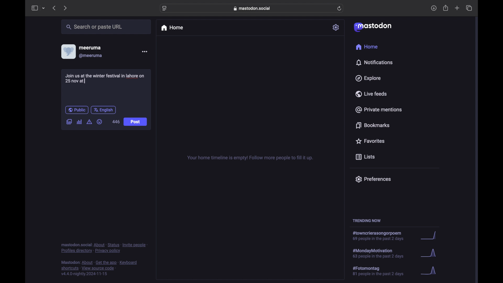  What do you see at coordinates (104, 248) in the screenshot?
I see `footnote` at bounding box center [104, 248].